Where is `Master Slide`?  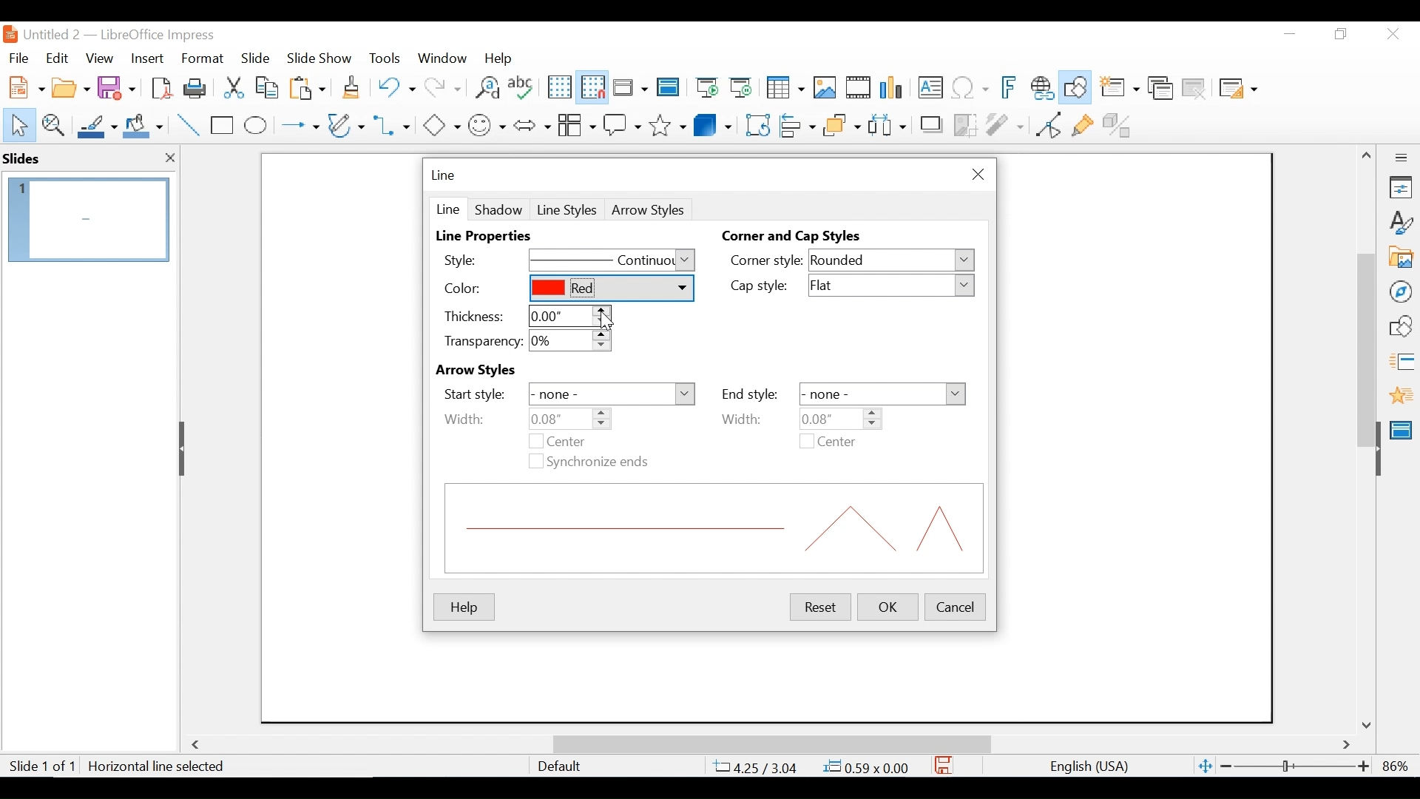
Master Slide is located at coordinates (1404, 428).